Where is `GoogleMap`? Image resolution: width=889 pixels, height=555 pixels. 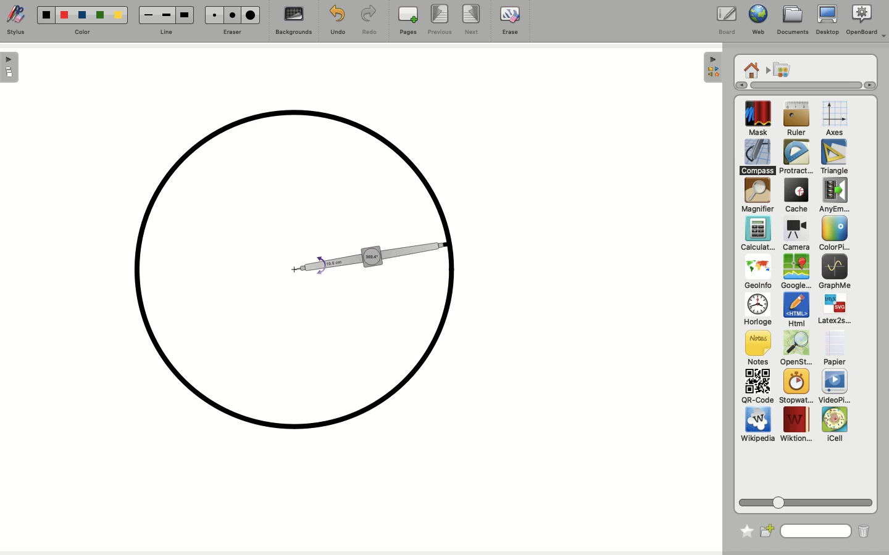 GoogleMap is located at coordinates (796, 273).